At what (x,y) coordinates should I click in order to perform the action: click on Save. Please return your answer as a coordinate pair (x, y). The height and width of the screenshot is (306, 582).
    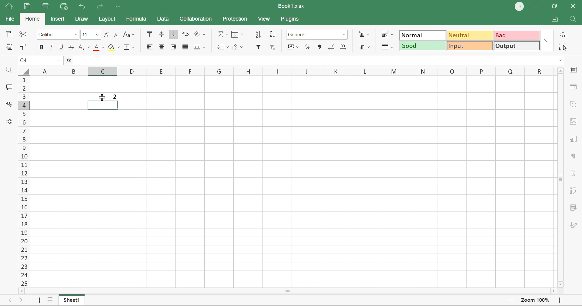
    Looking at the image, I should click on (28, 6).